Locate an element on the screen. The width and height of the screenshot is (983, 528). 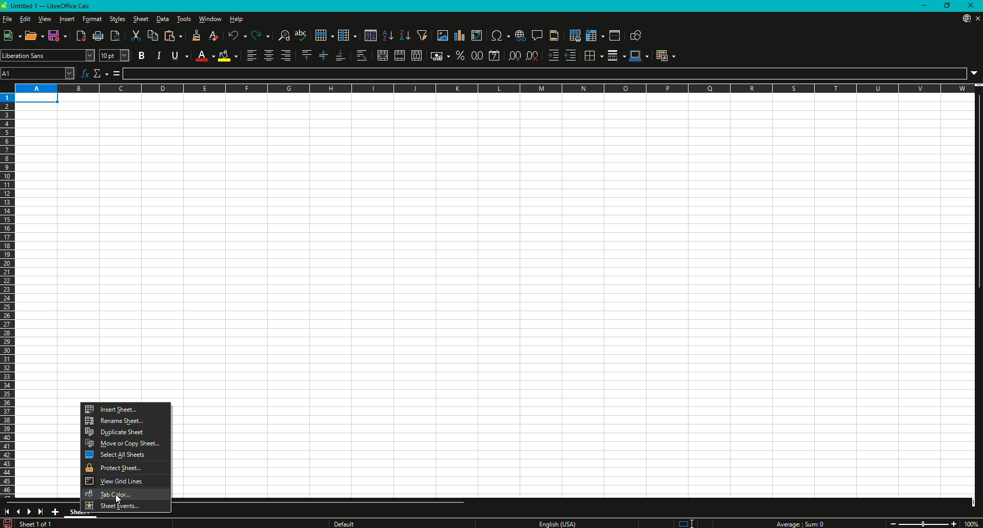
Zoom Factor is located at coordinates (971, 524).